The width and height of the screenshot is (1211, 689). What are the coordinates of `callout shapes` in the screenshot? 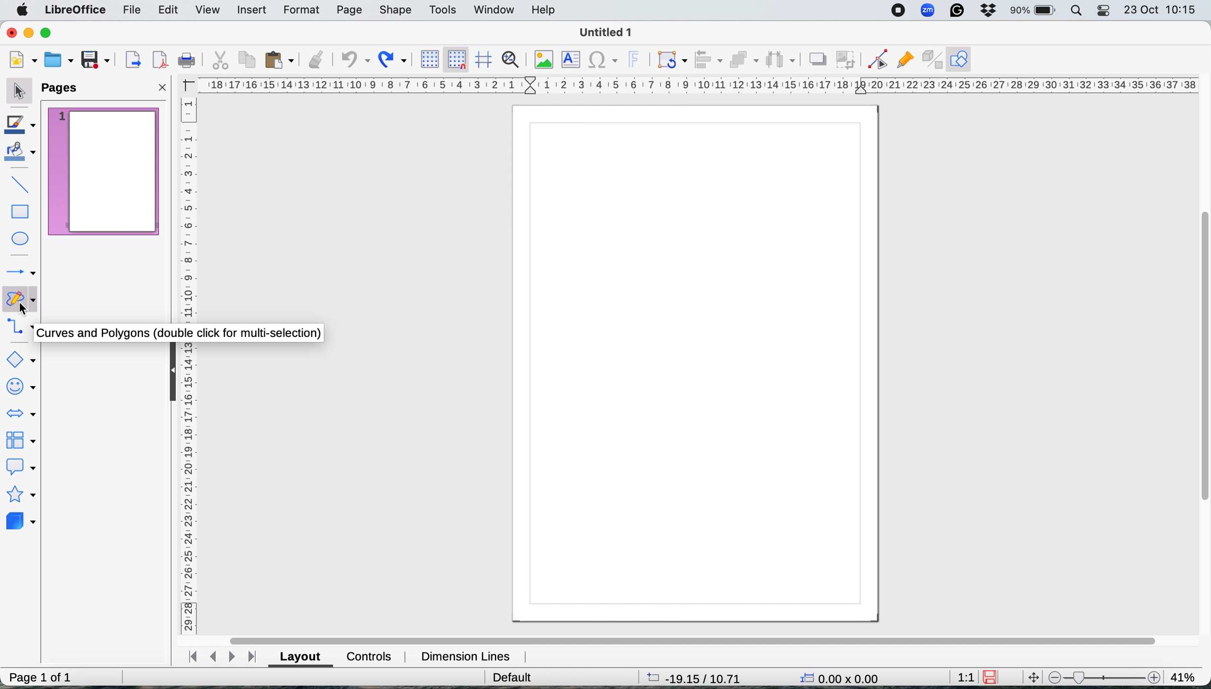 It's located at (23, 469).